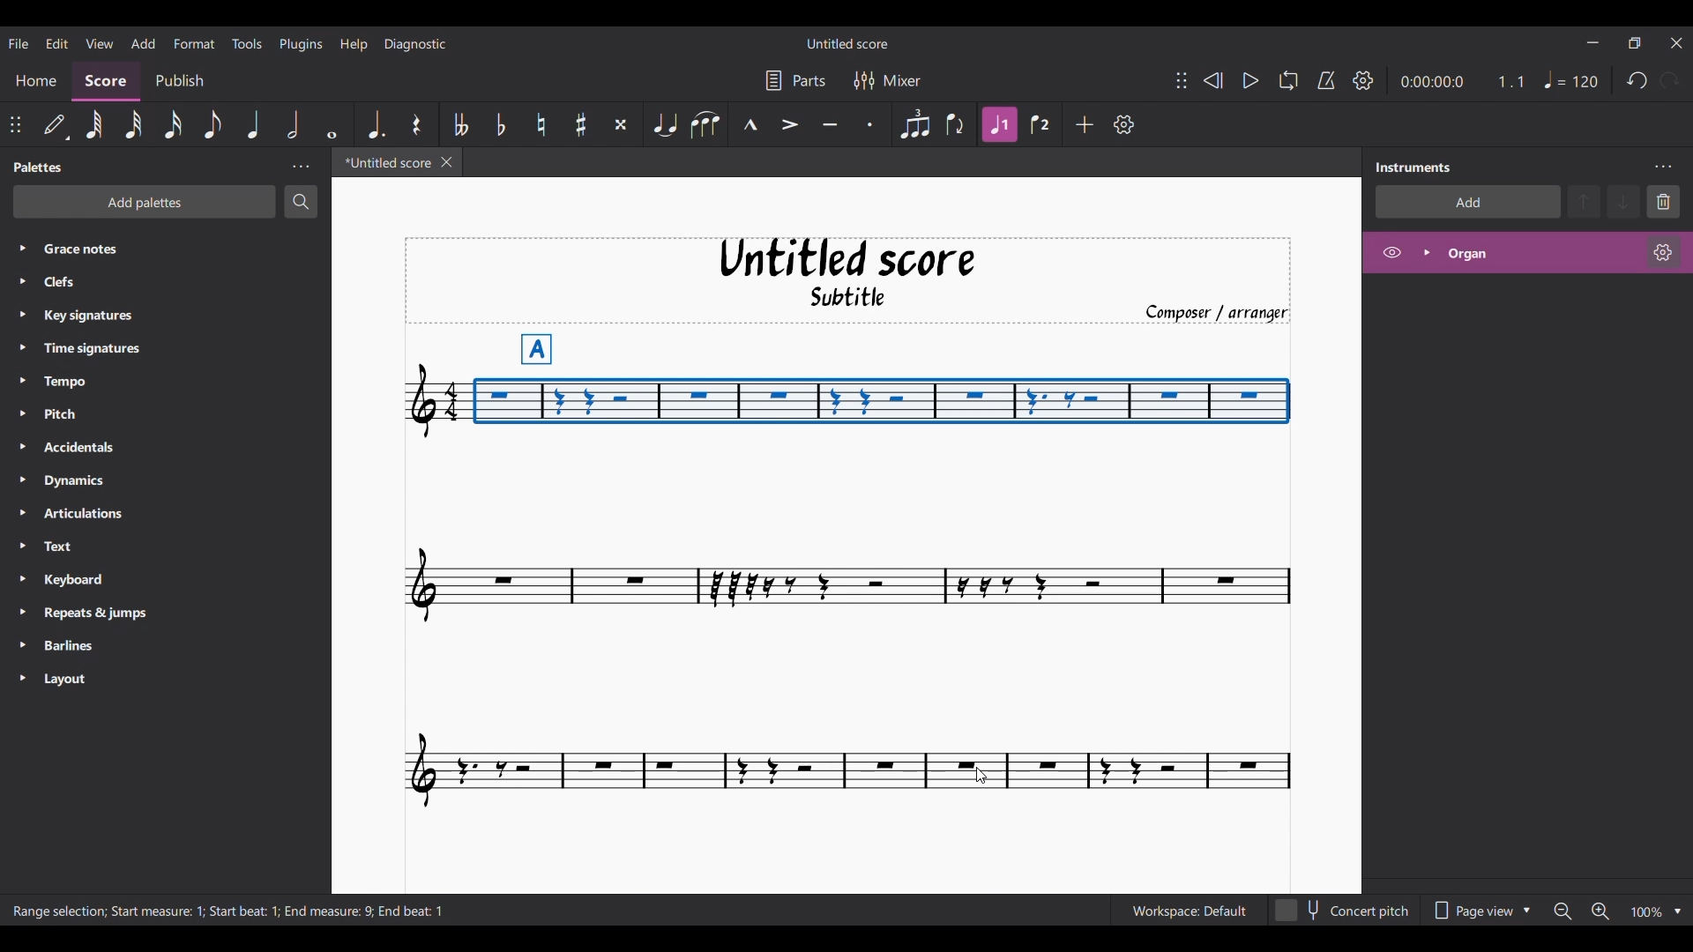 The image size is (1693, 952). Describe the element at coordinates (1623, 201) in the screenshot. I see `Move instrument down` at that location.